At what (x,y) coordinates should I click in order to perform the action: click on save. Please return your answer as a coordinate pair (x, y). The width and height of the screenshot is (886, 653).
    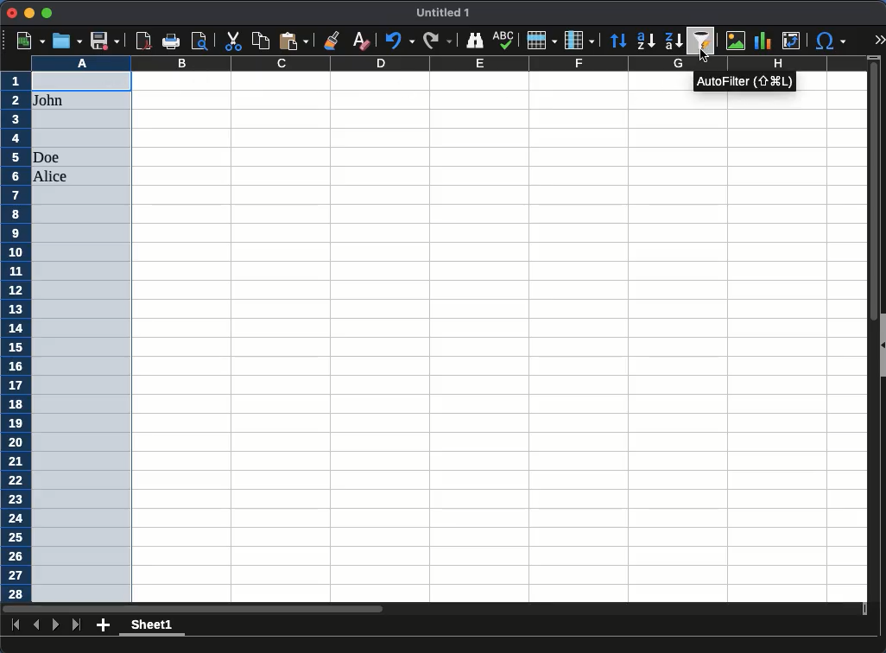
    Looking at the image, I should click on (104, 41).